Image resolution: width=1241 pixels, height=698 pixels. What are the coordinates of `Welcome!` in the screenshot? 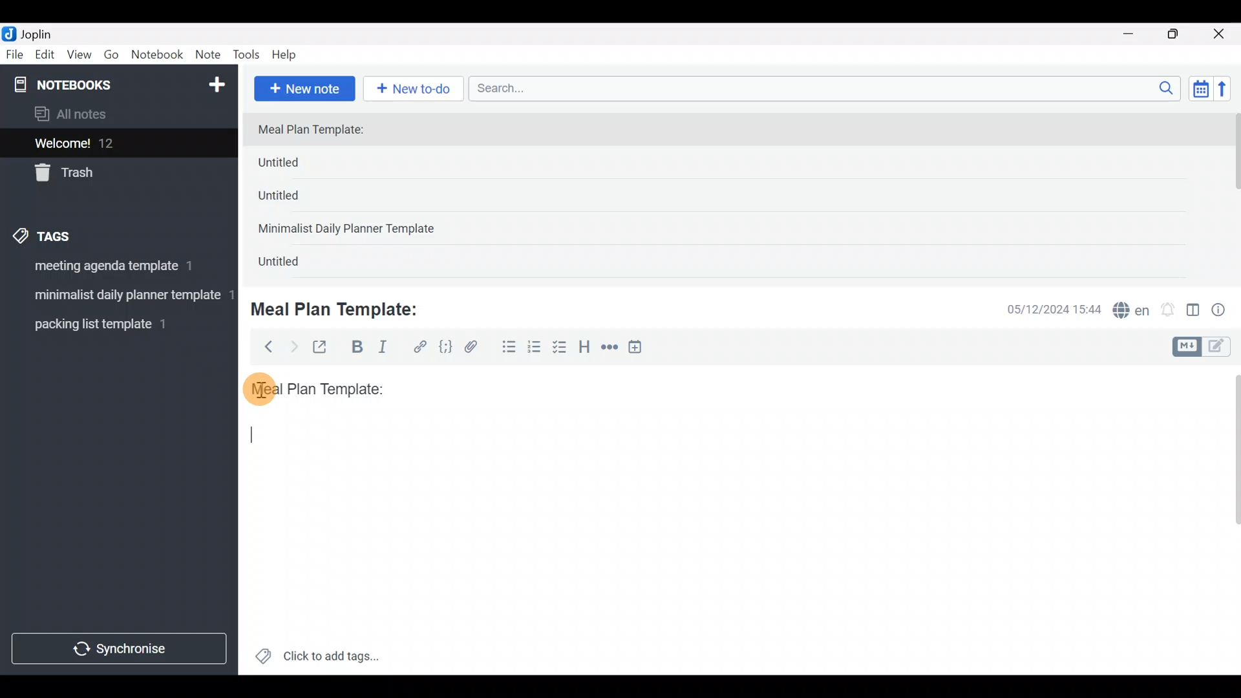 It's located at (117, 144).